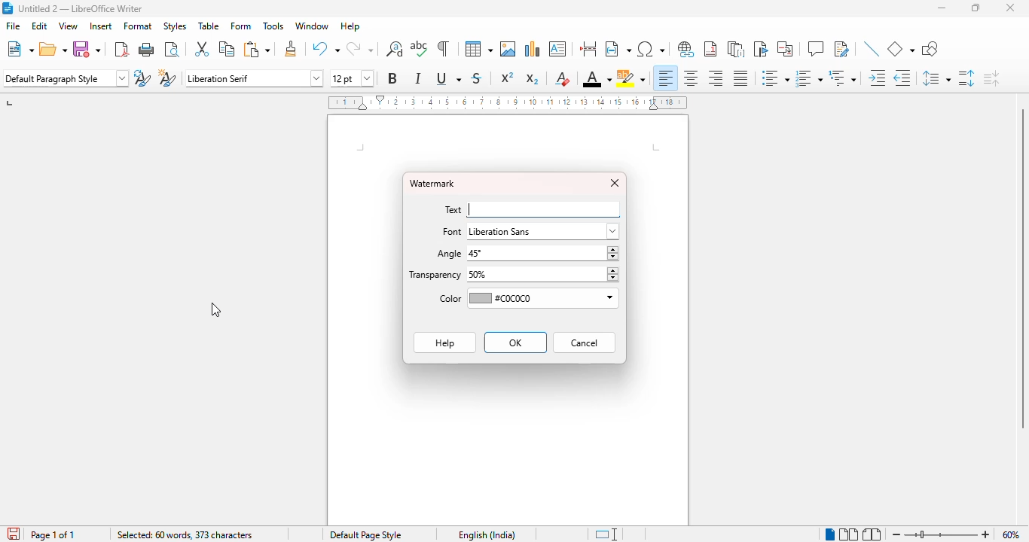 Image resolution: width=1029 pixels, height=542 pixels. I want to click on increase indent, so click(878, 78).